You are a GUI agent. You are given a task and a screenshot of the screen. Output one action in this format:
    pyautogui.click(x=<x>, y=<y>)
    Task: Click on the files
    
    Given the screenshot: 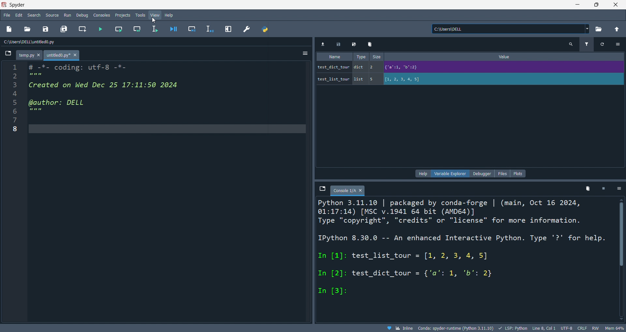 What is the action you would take?
    pyautogui.click(x=502, y=173)
    